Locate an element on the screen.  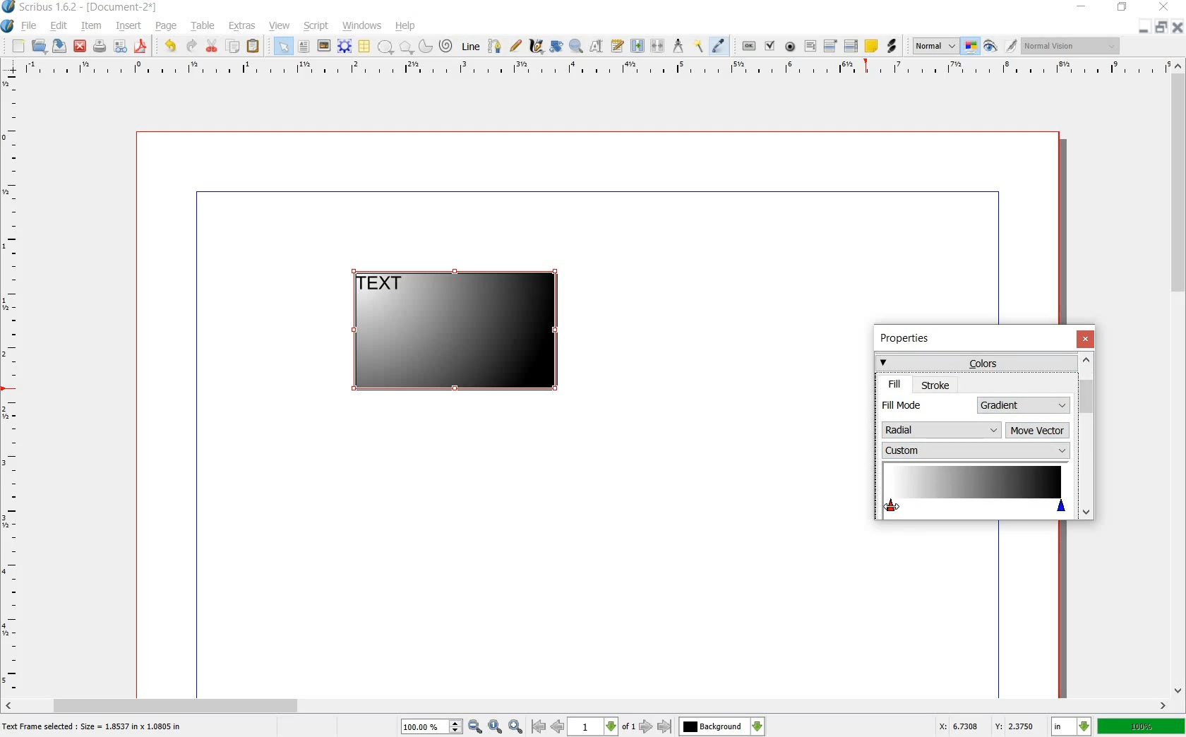
freehand line is located at coordinates (515, 45).